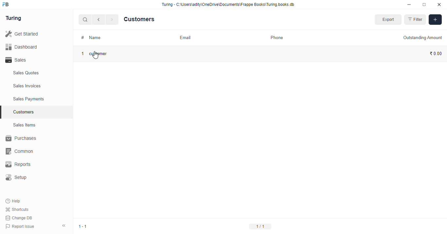 The image size is (447, 234). Describe the element at coordinates (64, 226) in the screenshot. I see `collpase` at that location.